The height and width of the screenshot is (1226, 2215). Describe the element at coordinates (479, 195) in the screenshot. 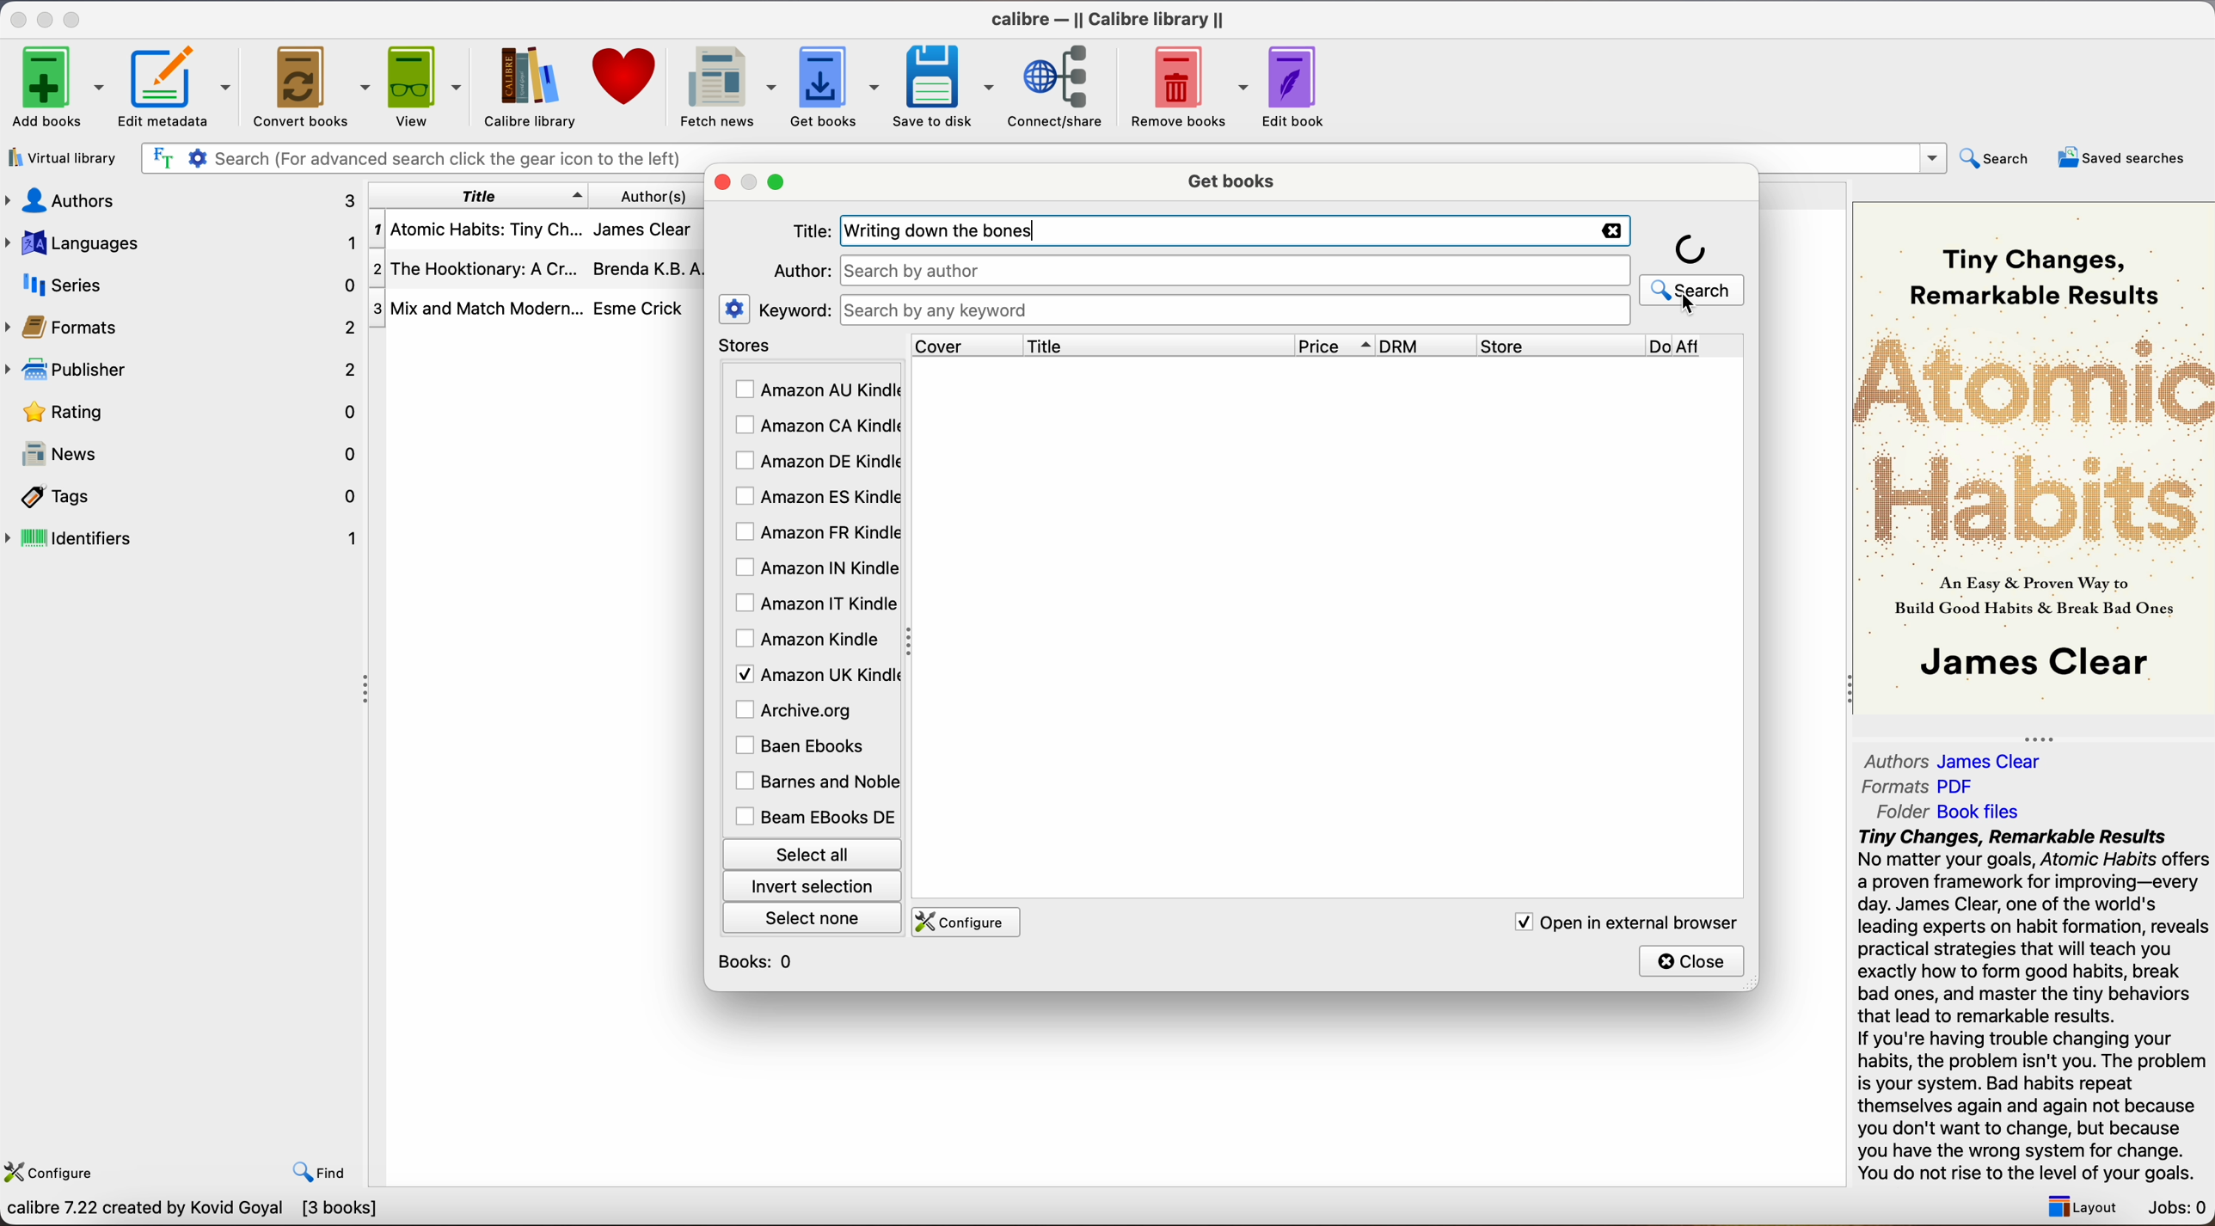

I see `title` at that location.